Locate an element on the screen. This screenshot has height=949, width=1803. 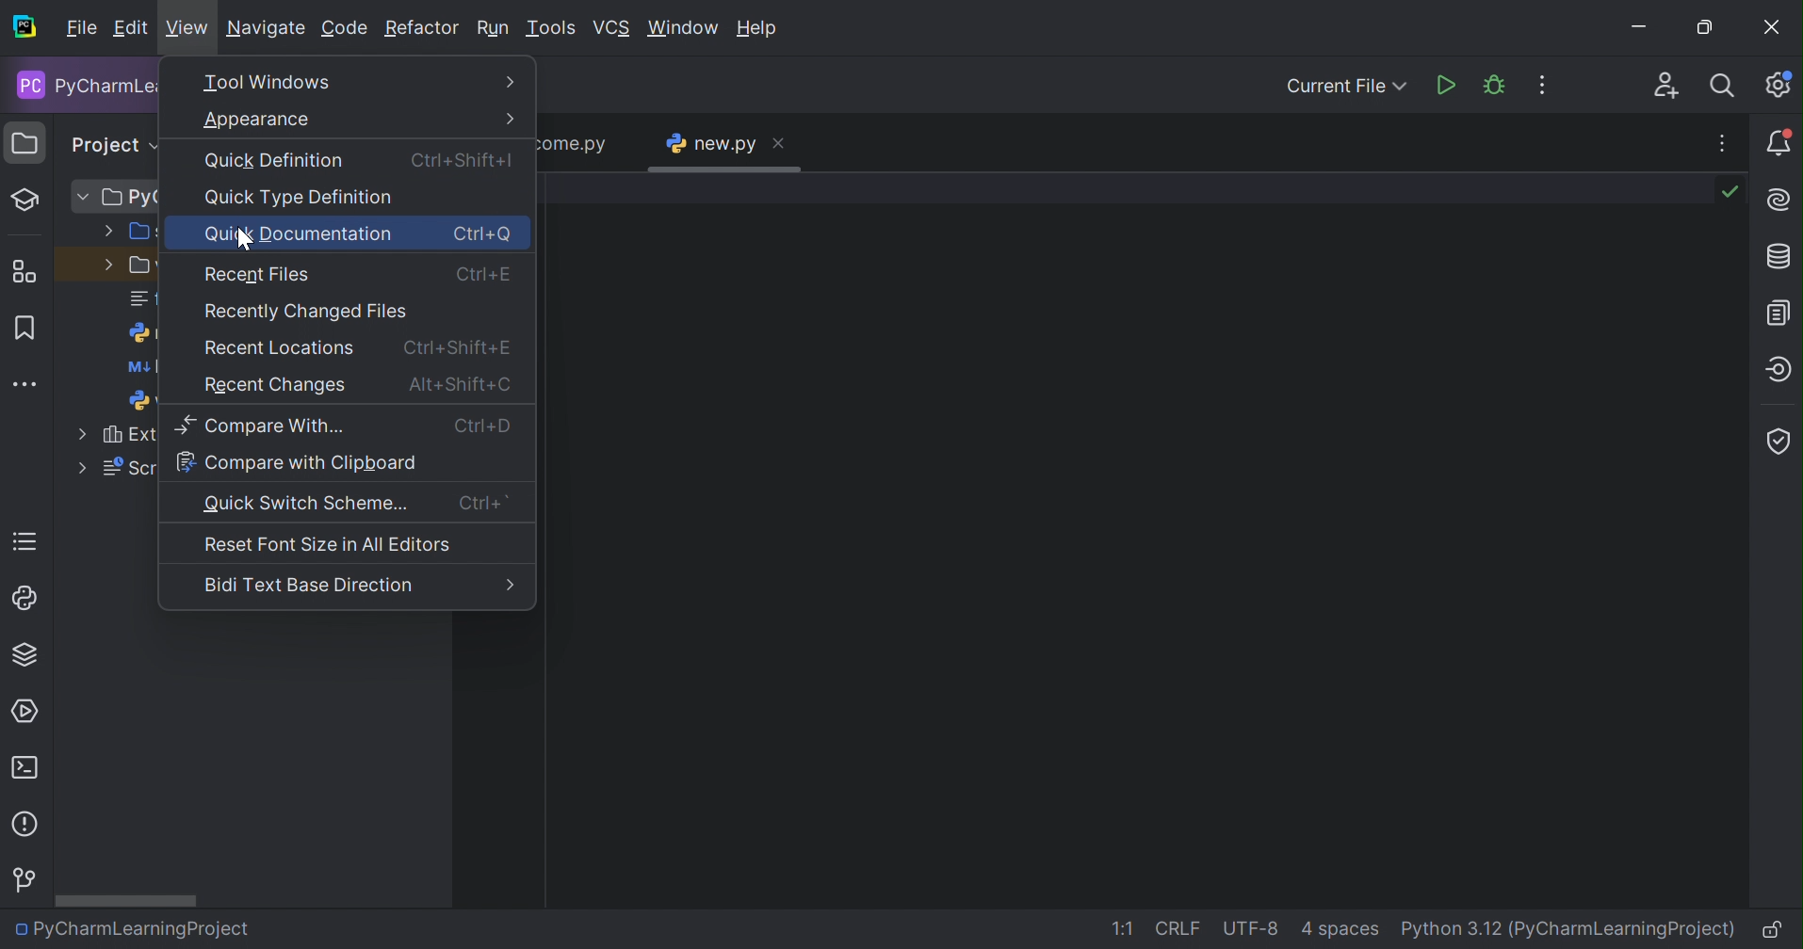
Bidi Text Base Direction is located at coordinates (365, 584).